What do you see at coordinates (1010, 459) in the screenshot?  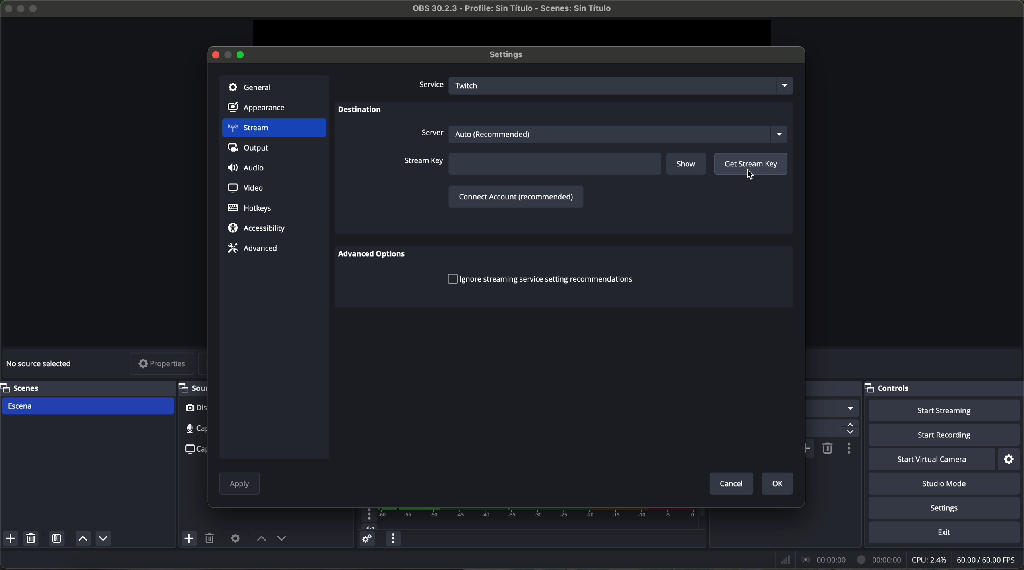 I see `settings` at bounding box center [1010, 459].